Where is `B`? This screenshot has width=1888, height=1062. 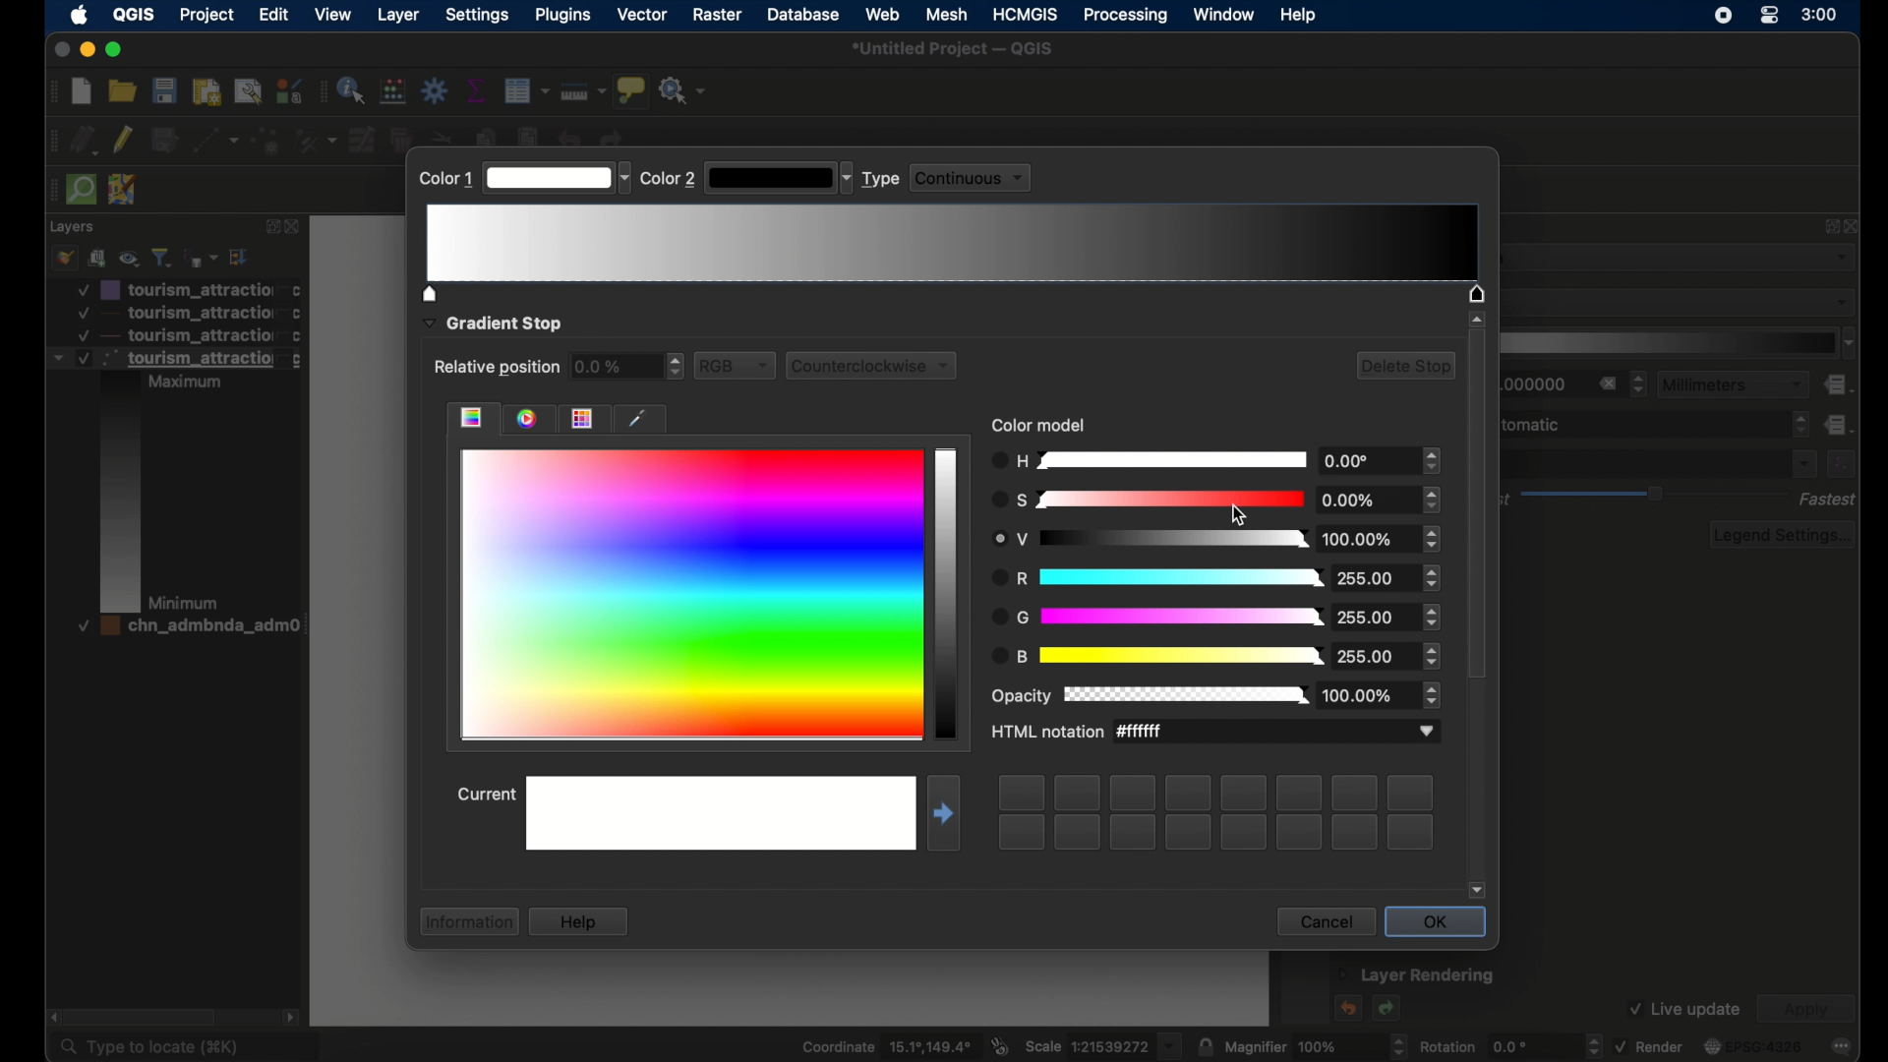 B is located at coordinates (1216, 657).